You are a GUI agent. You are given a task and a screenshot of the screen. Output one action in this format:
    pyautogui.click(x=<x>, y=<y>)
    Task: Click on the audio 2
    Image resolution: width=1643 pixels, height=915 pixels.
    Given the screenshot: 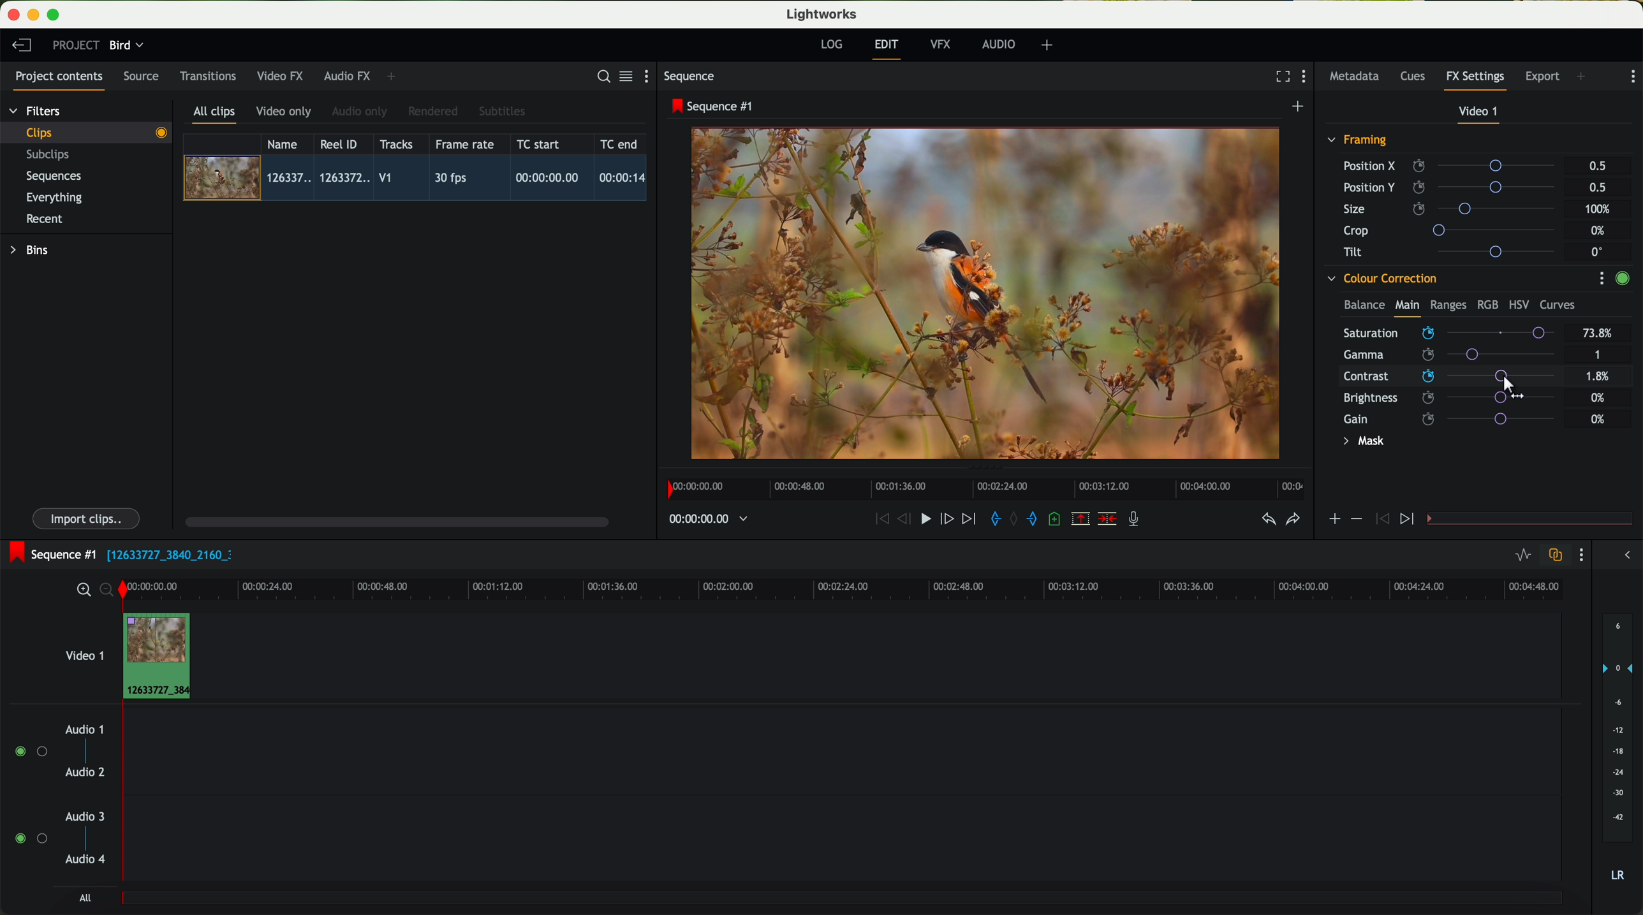 What is the action you would take?
    pyautogui.click(x=86, y=773)
    